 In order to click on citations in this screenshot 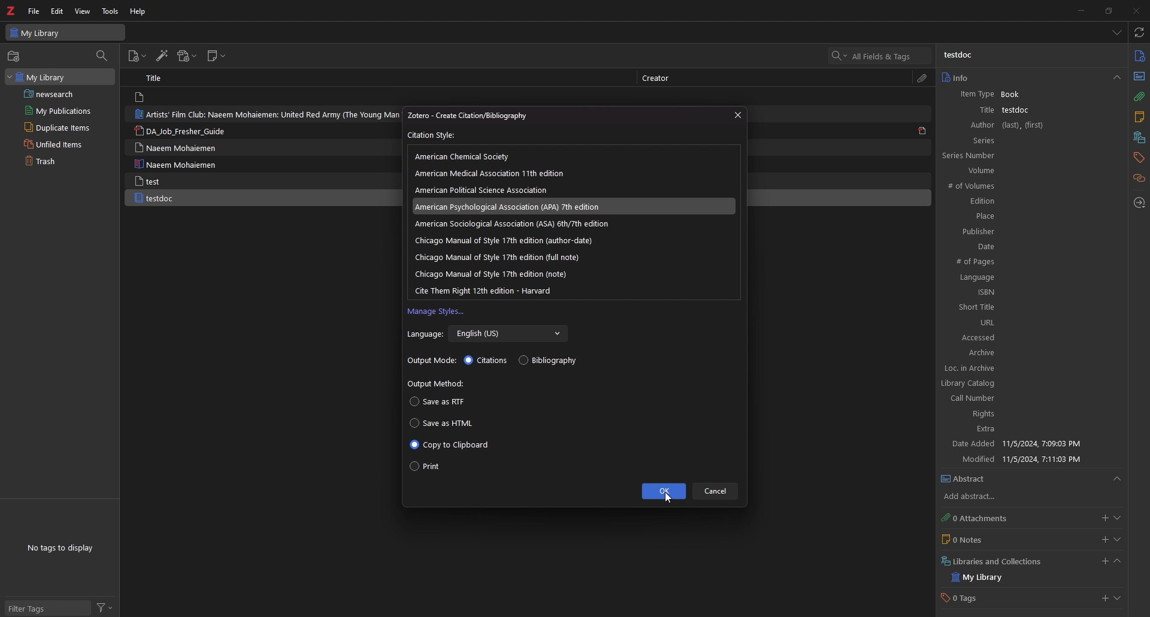, I will do `click(487, 361)`.